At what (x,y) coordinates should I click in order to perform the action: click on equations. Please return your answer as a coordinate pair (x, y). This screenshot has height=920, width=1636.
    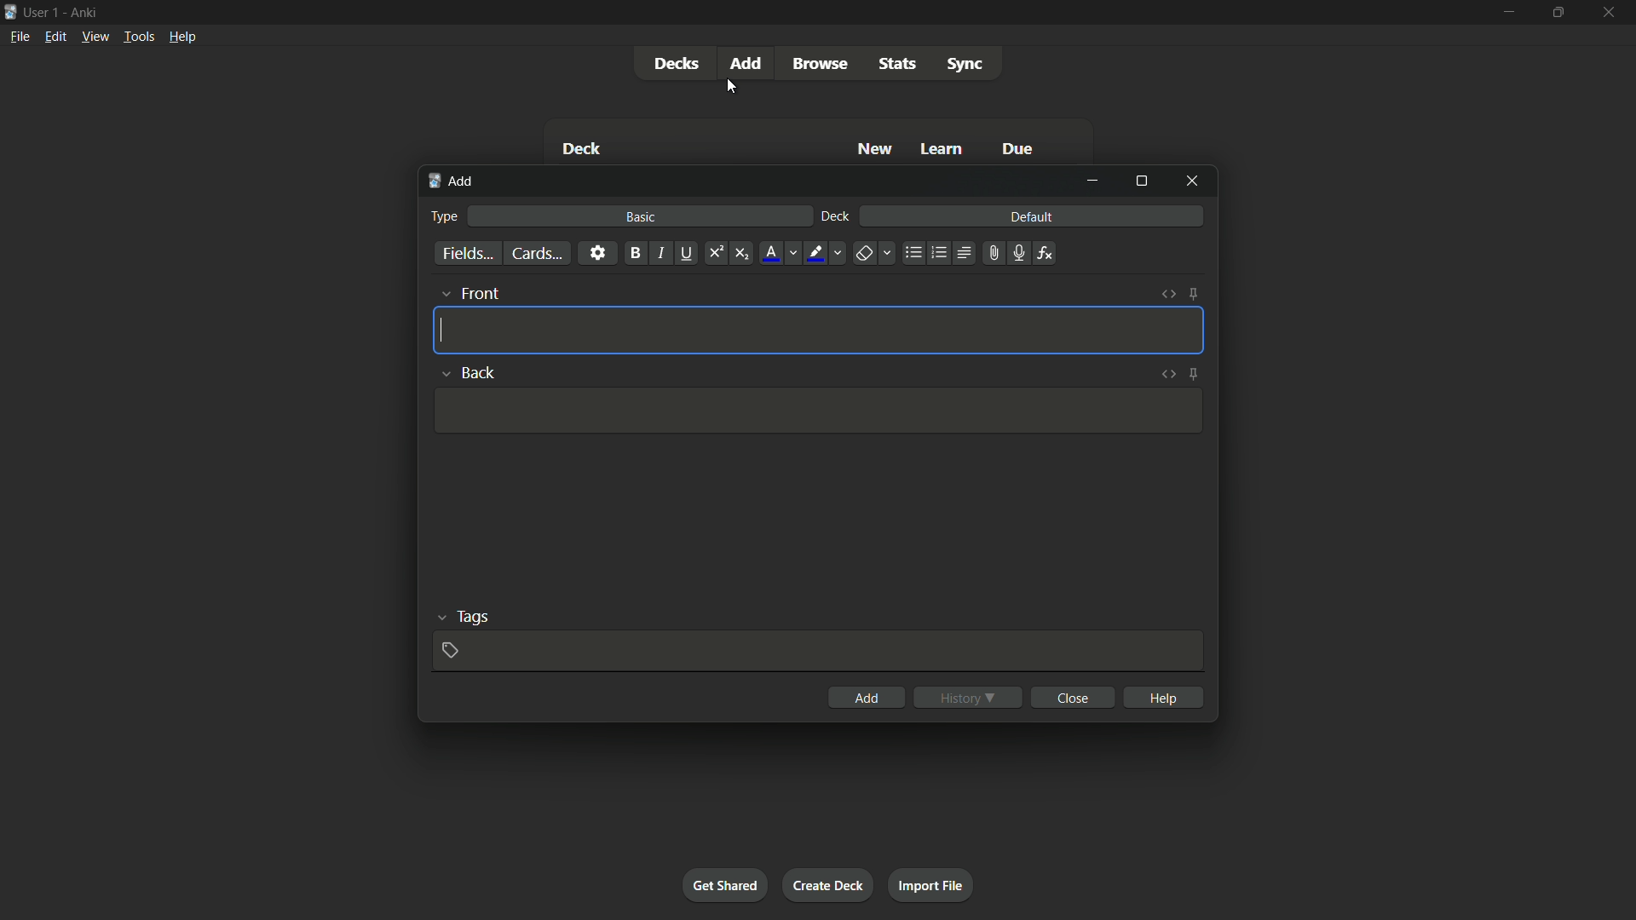
    Looking at the image, I should click on (1045, 253).